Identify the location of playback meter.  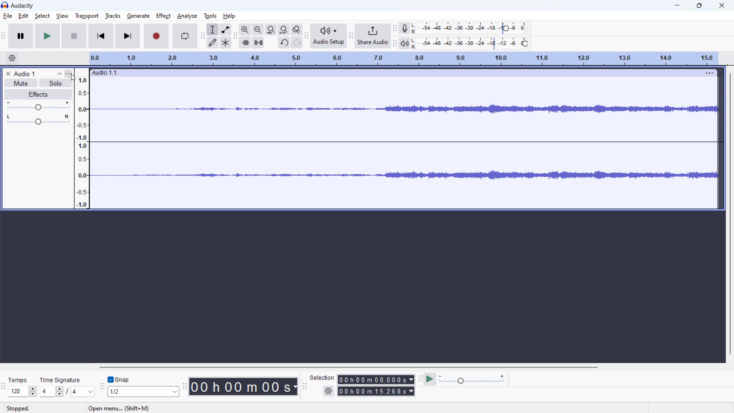
(405, 43).